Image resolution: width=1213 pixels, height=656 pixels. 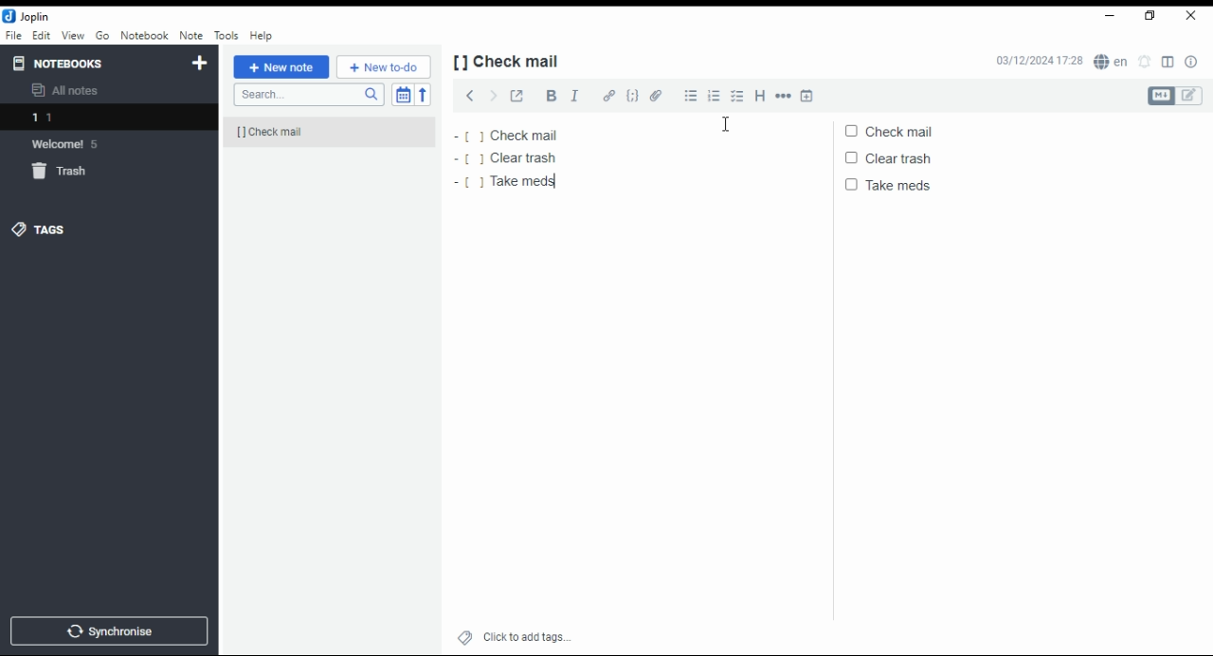 What do you see at coordinates (262, 35) in the screenshot?
I see `help` at bounding box center [262, 35].